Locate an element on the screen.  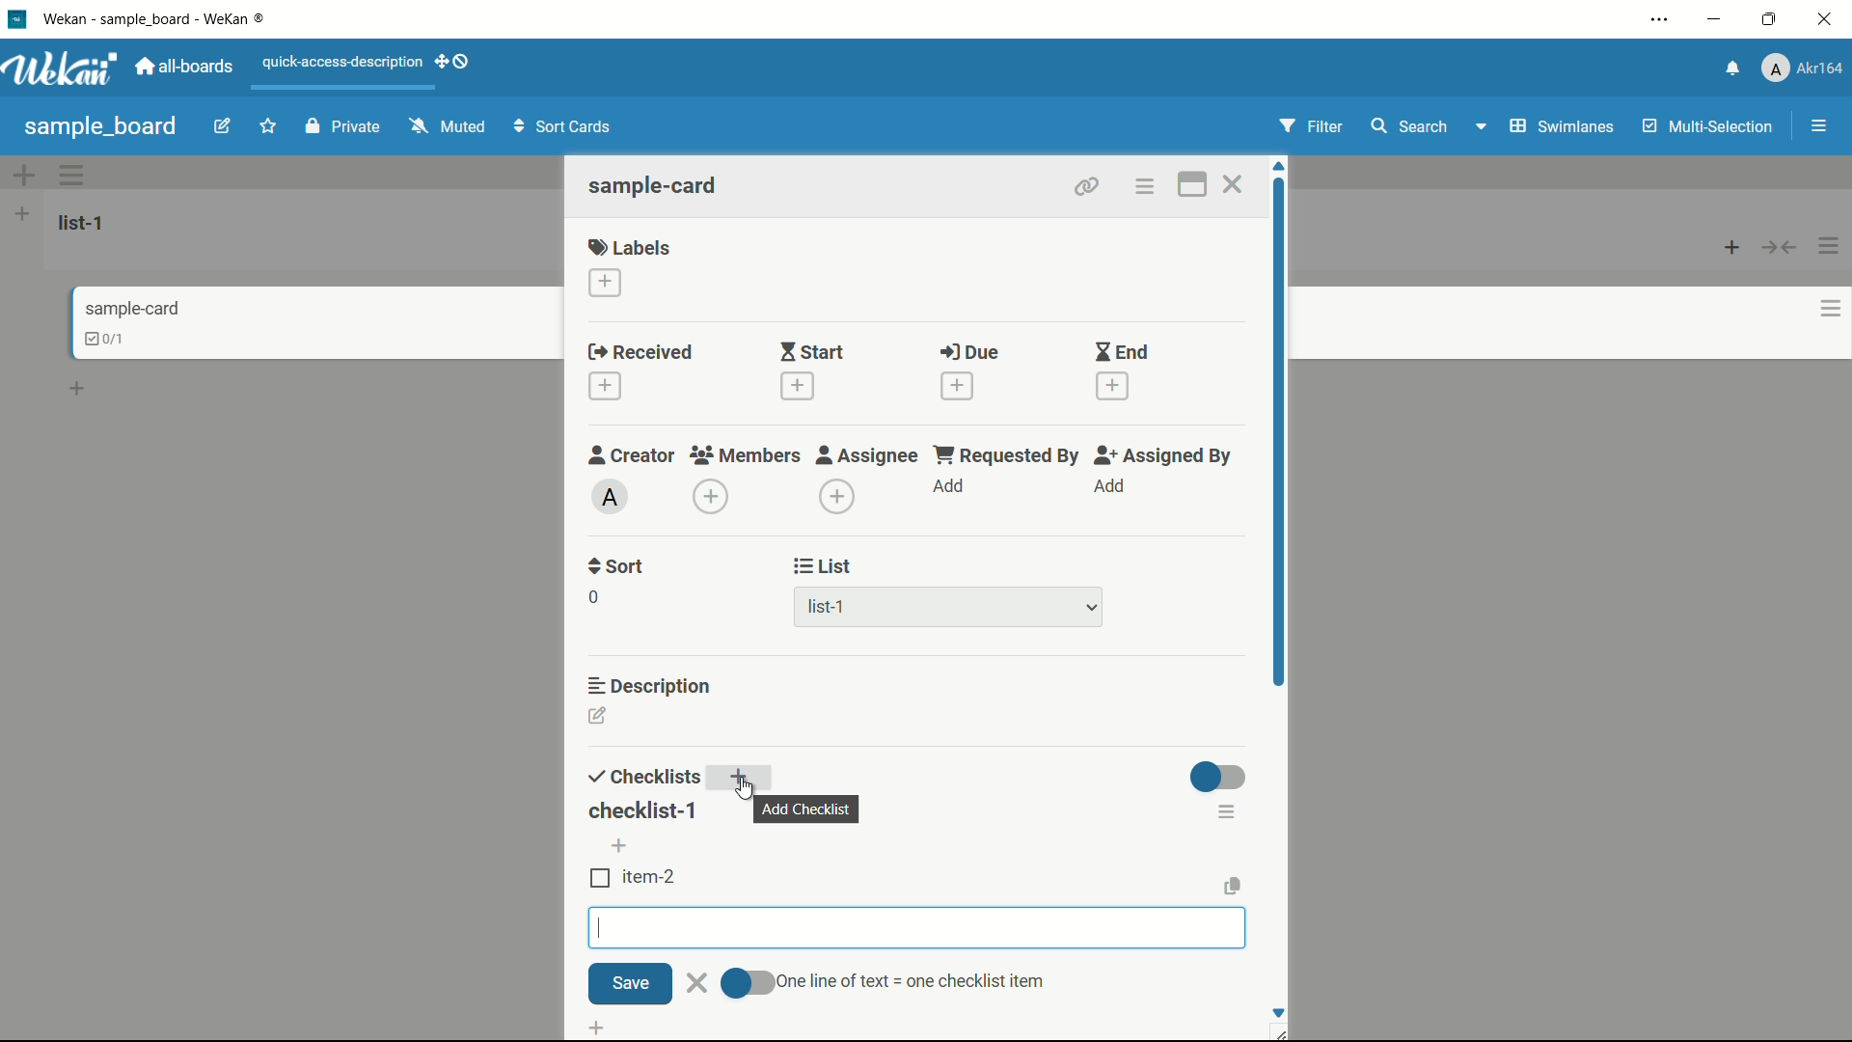
add label is located at coordinates (607, 284).